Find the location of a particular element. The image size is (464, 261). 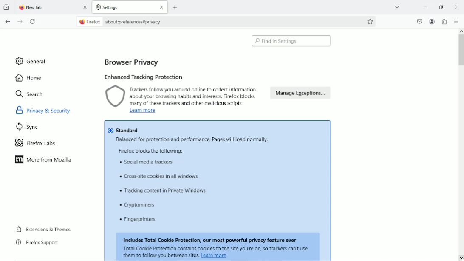

go back is located at coordinates (8, 21).